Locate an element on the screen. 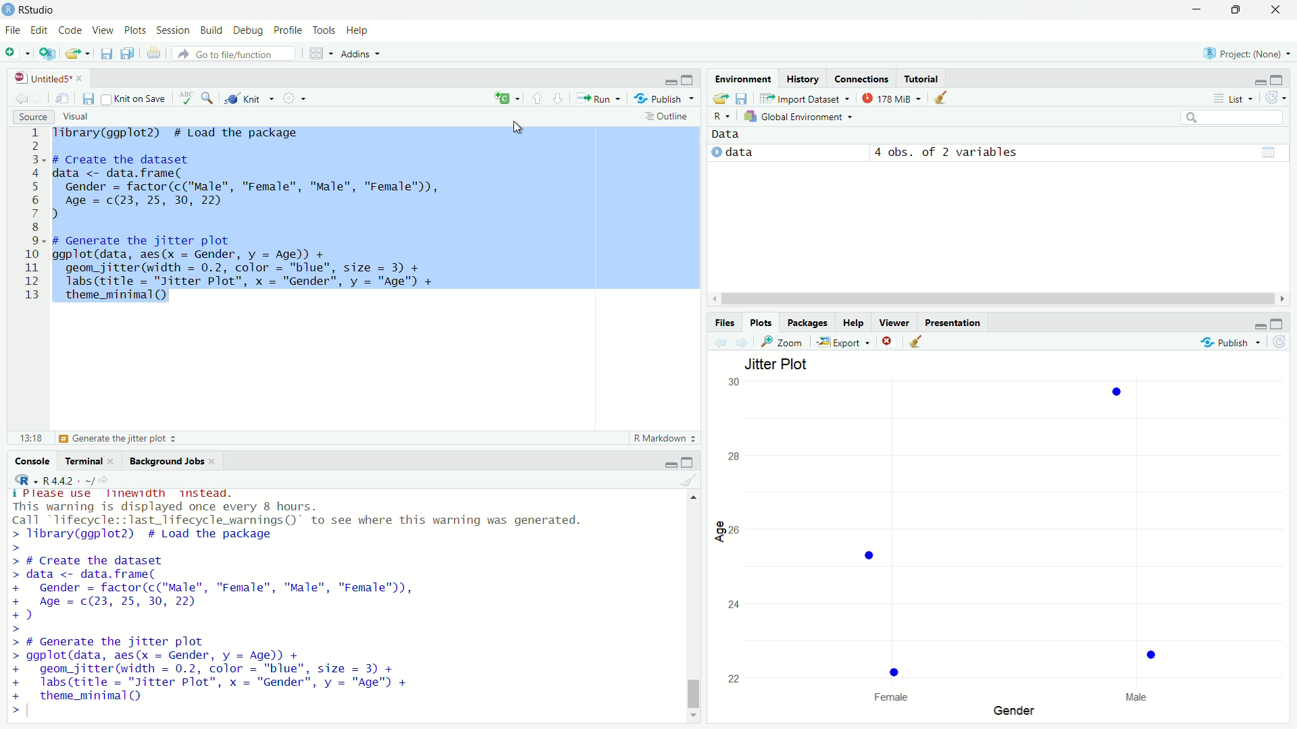 The height and width of the screenshot is (729, 1297). library to load the package is located at coordinates (155, 535).